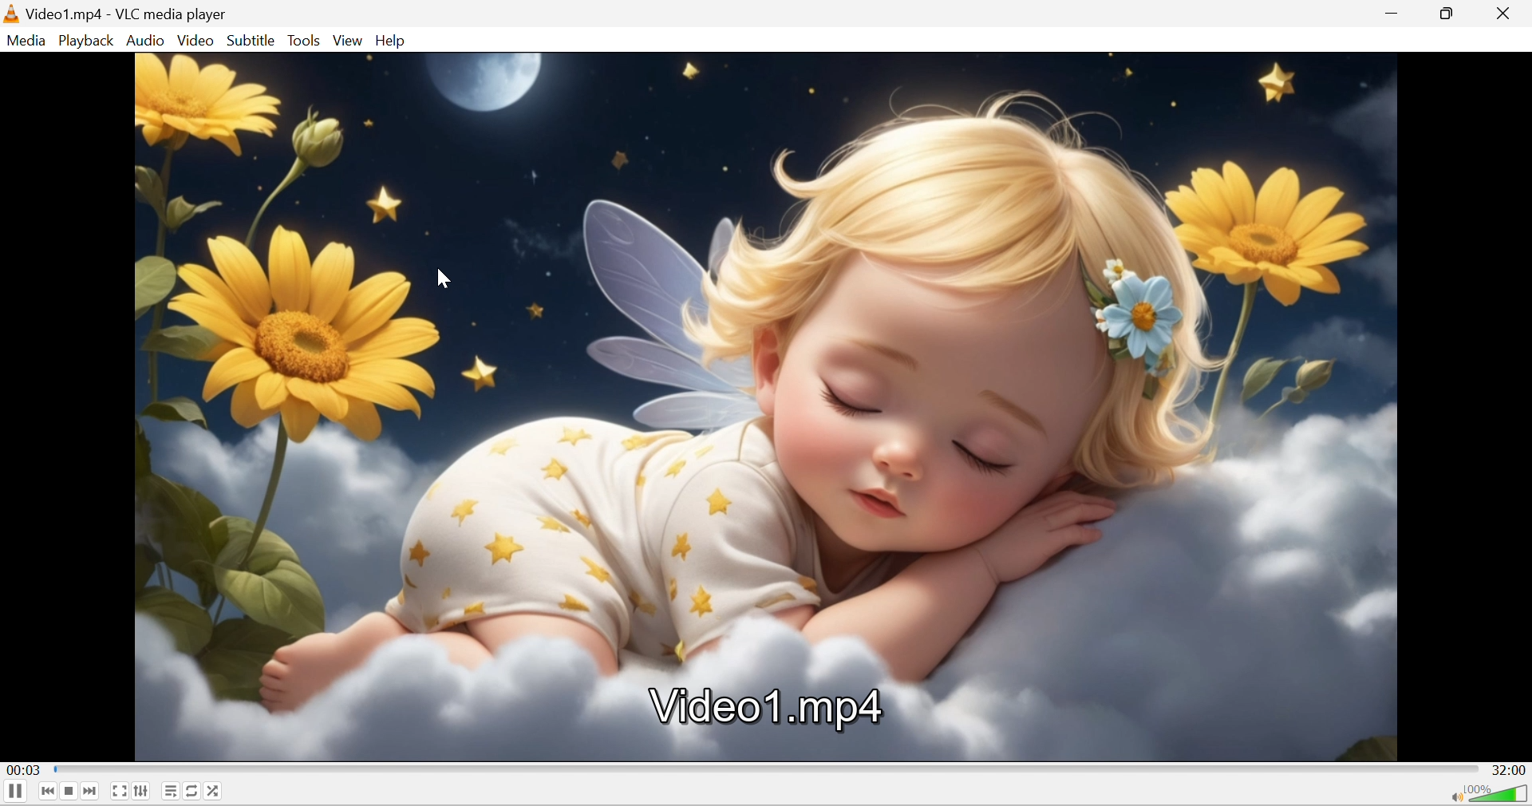 Image resolution: width=1532 pixels, height=806 pixels. I want to click on Help, so click(392, 41).